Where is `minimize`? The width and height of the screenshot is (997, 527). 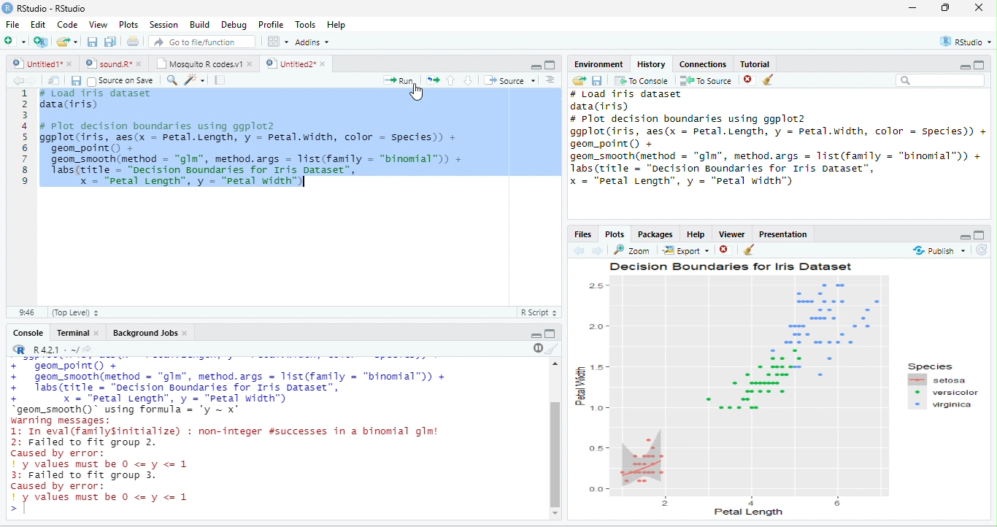 minimize is located at coordinates (964, 67).